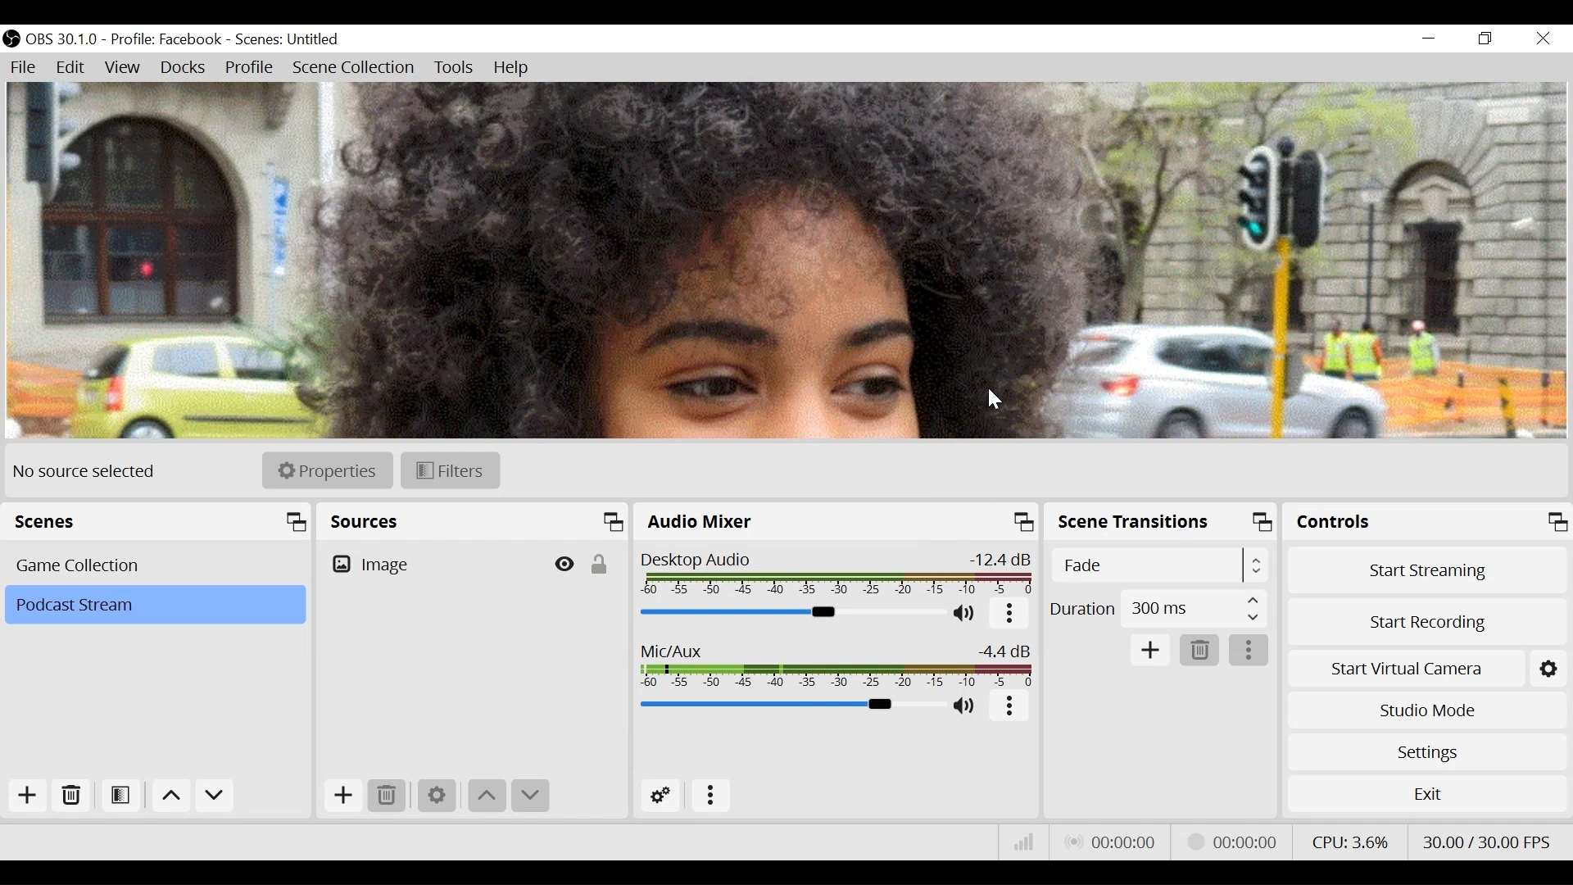  What do you see at coordinates (288, 40) in the screenshot?
I see `Scene` at bounding box center [288, 40].